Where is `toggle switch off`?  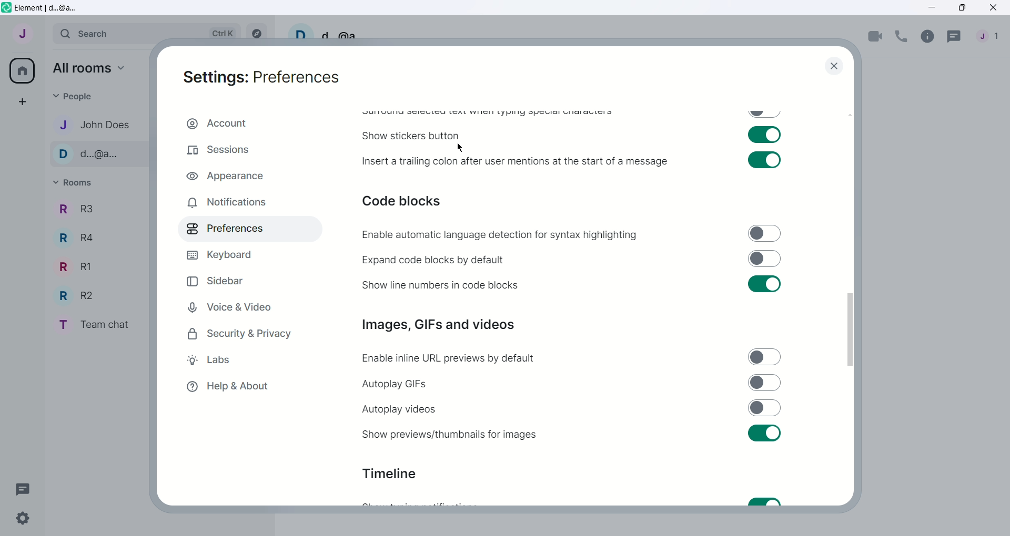
toggle switch off is located at coordinates (764, 356).